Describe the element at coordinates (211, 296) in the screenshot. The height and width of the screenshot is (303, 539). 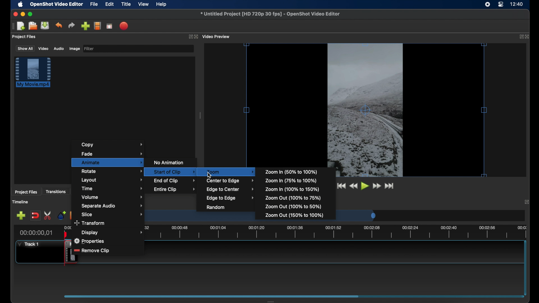
I see `scroll box` at that location.